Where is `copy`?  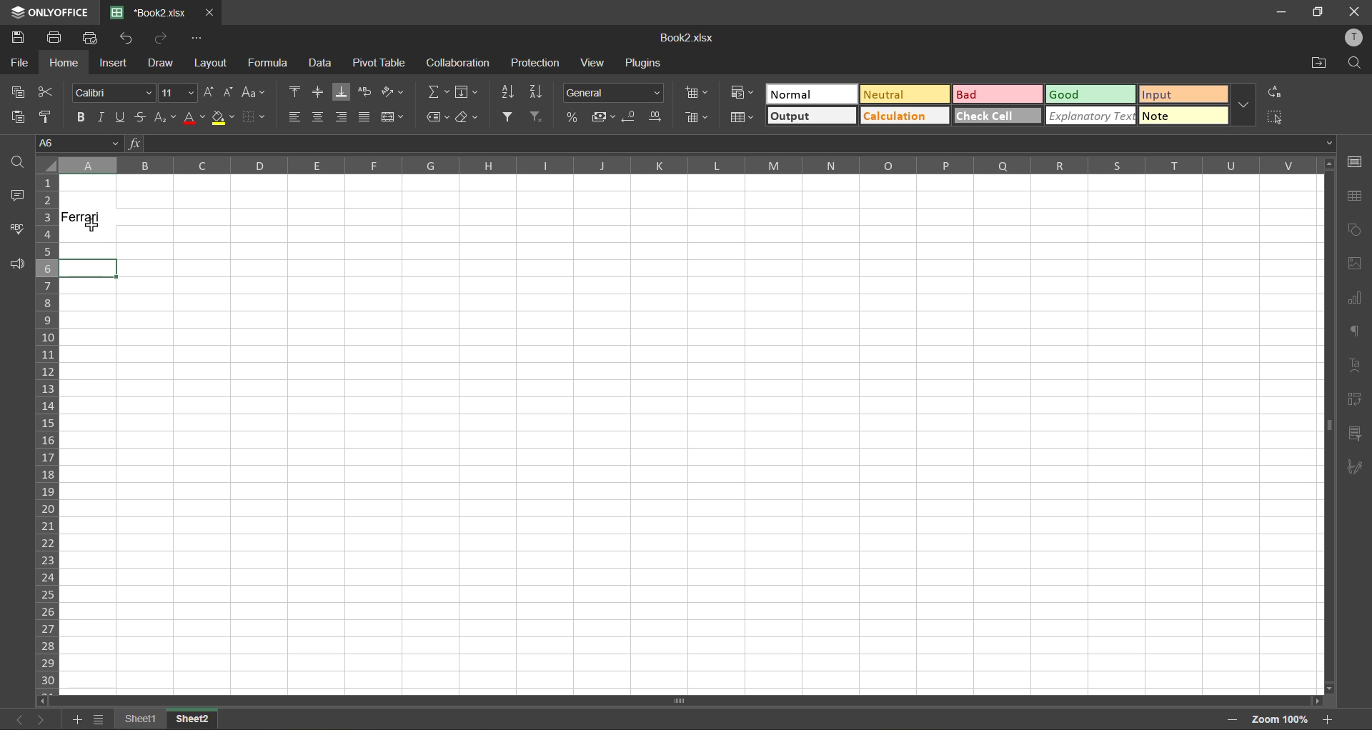 copy is located at coordinates (19, 91).